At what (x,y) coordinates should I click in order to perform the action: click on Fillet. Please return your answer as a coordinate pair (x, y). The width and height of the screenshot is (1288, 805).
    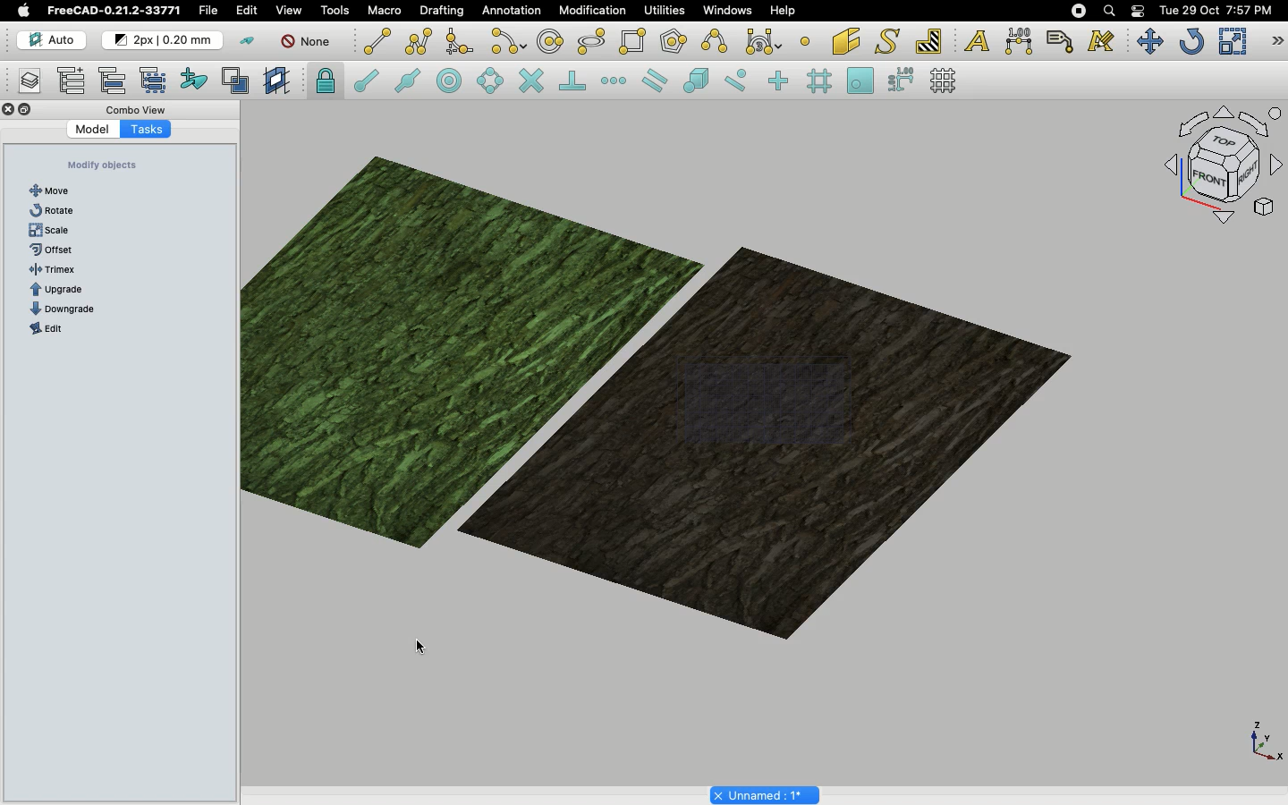
    Looking at the image, I should click on (458, 44).